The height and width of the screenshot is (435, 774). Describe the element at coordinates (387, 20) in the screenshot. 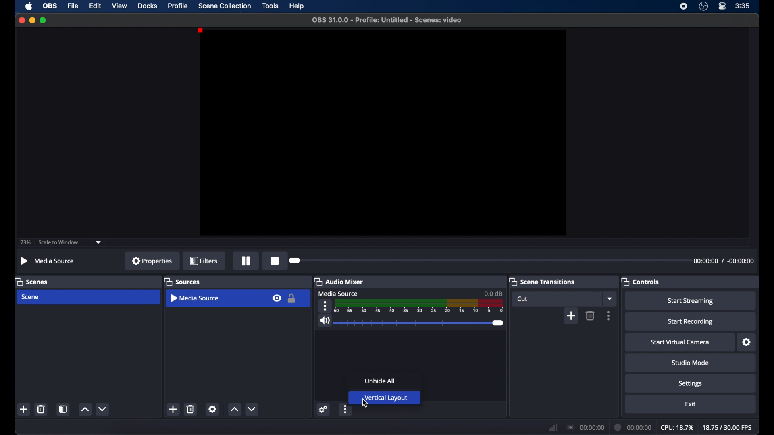

I see `file name` at that location.